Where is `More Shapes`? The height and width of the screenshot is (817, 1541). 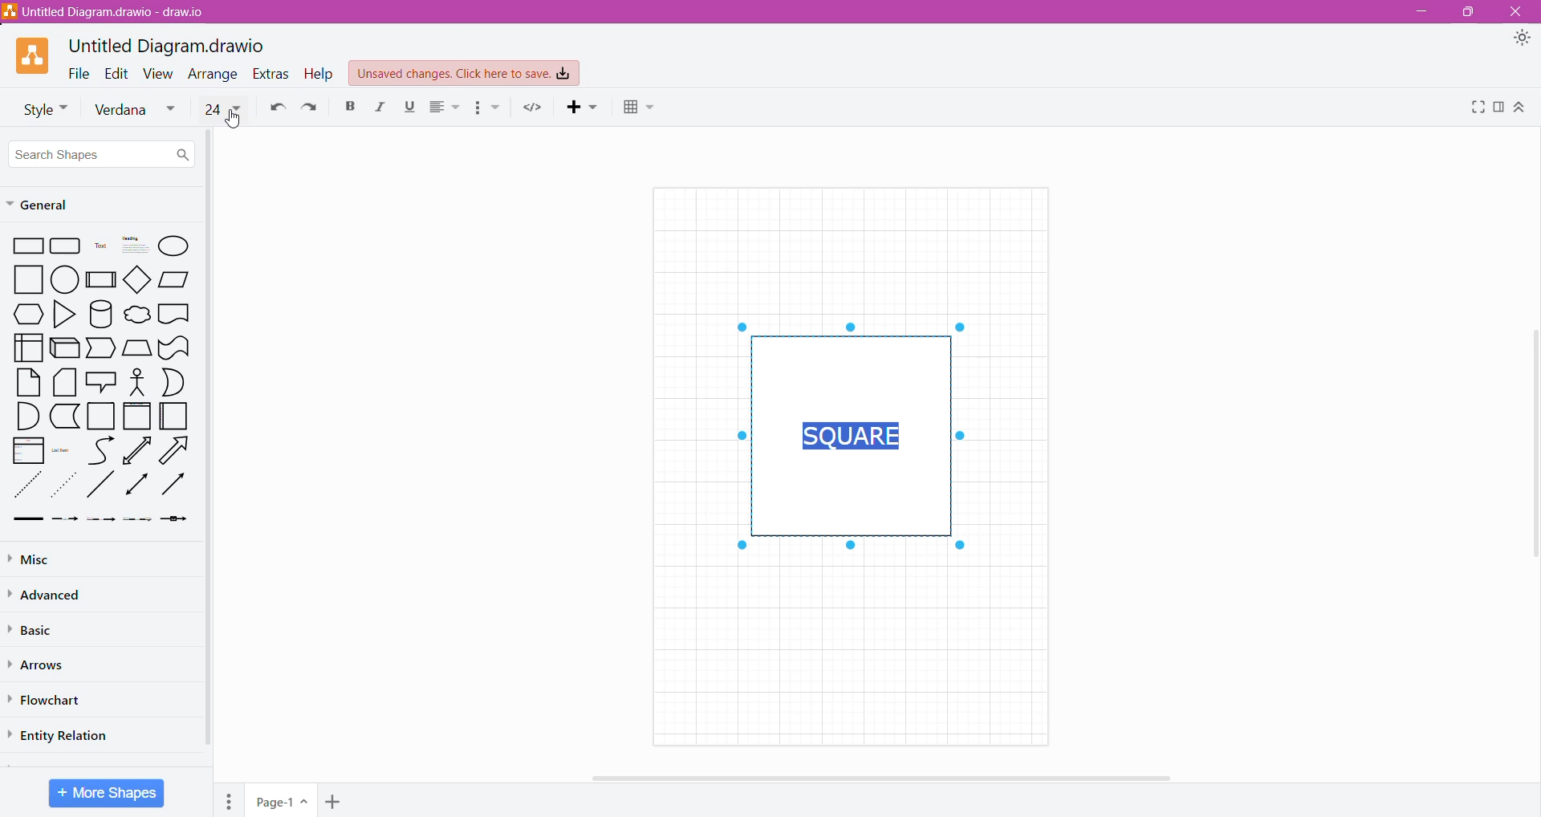
More Shapes is located at coordinates (106, 793).